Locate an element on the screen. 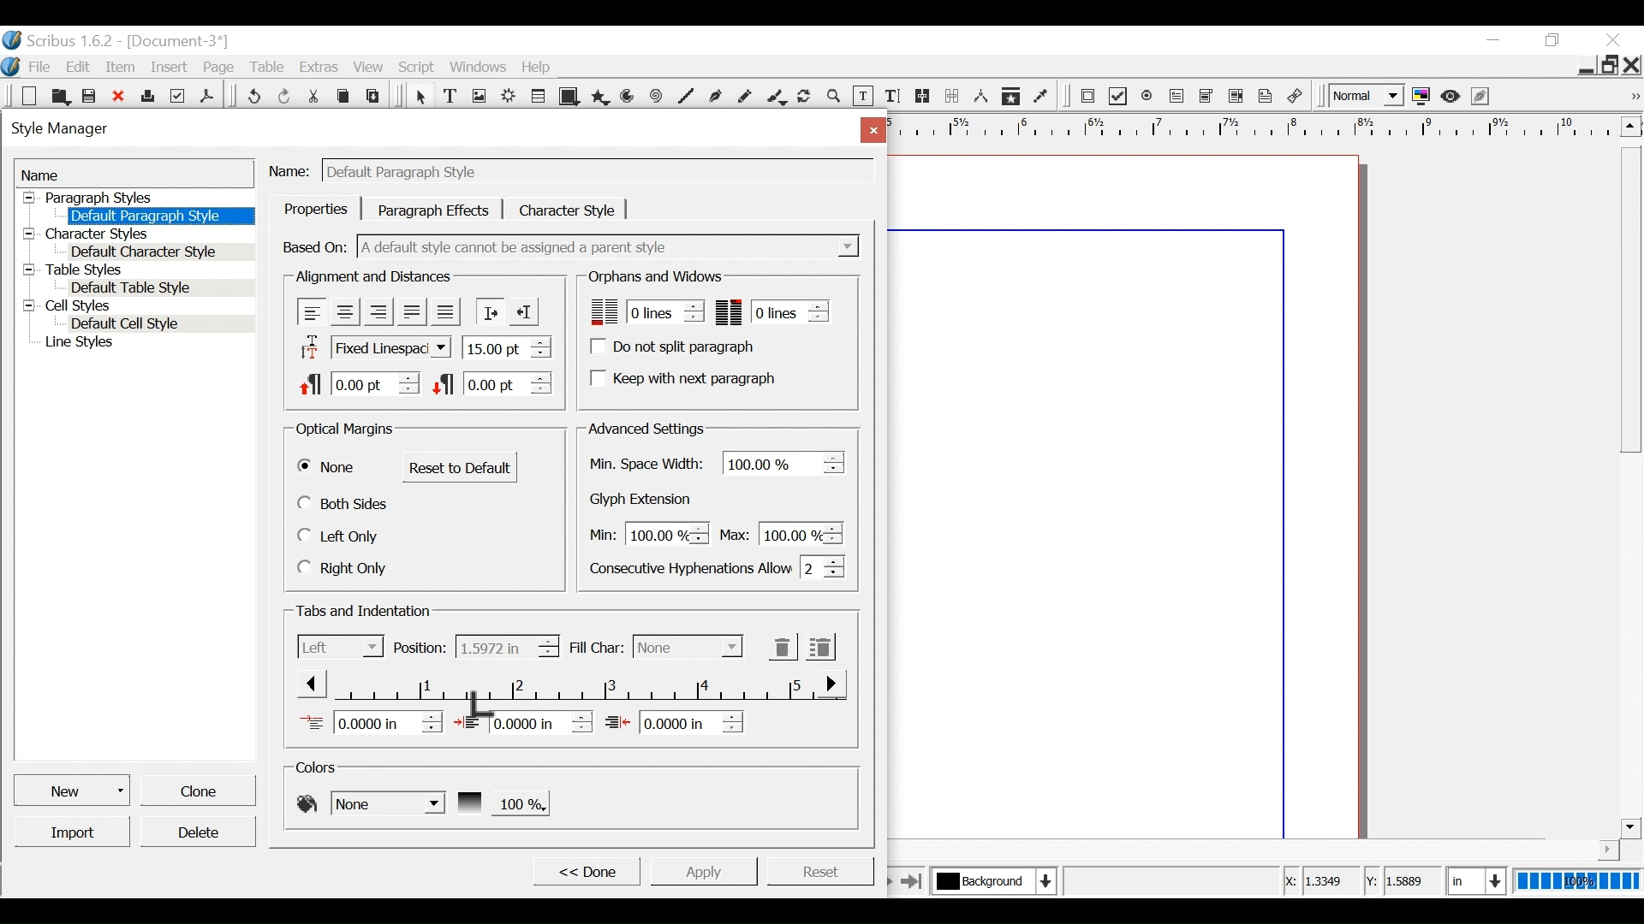 Image resolution: width=1644 pixels, height=924 pixels. Colors is located at coordinates (320, 767).